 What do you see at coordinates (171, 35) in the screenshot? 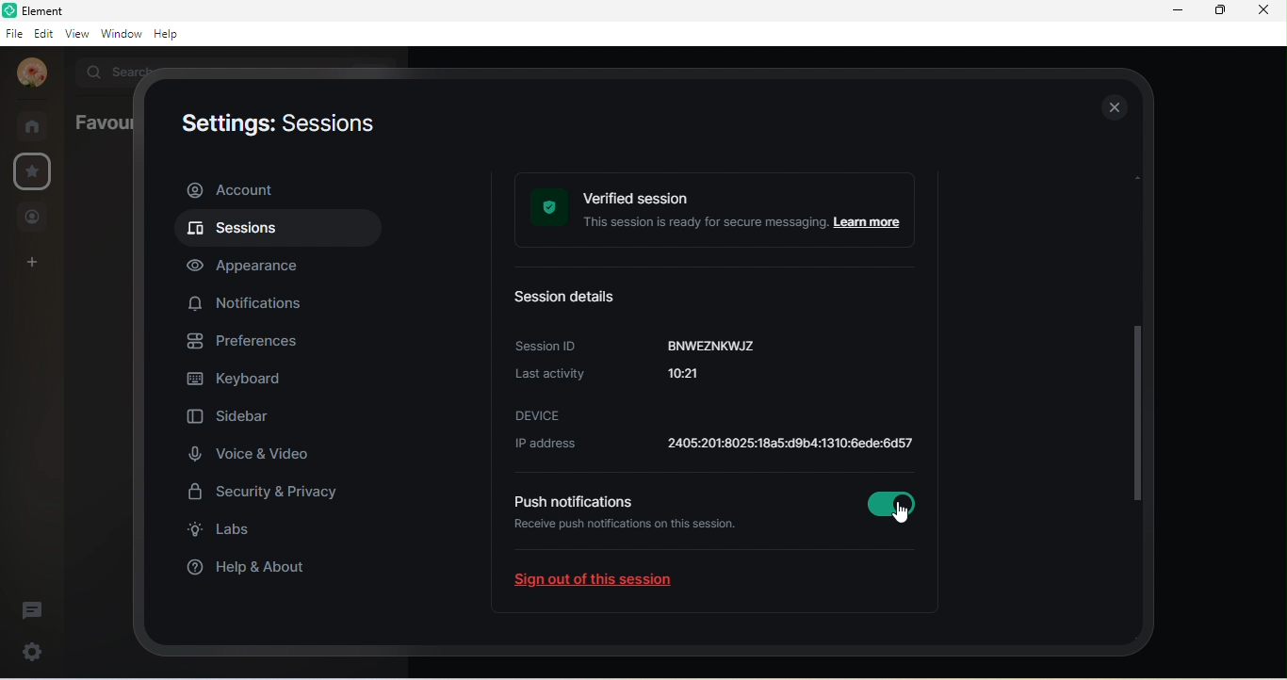
I see `help` at bounding box center [171, 35].